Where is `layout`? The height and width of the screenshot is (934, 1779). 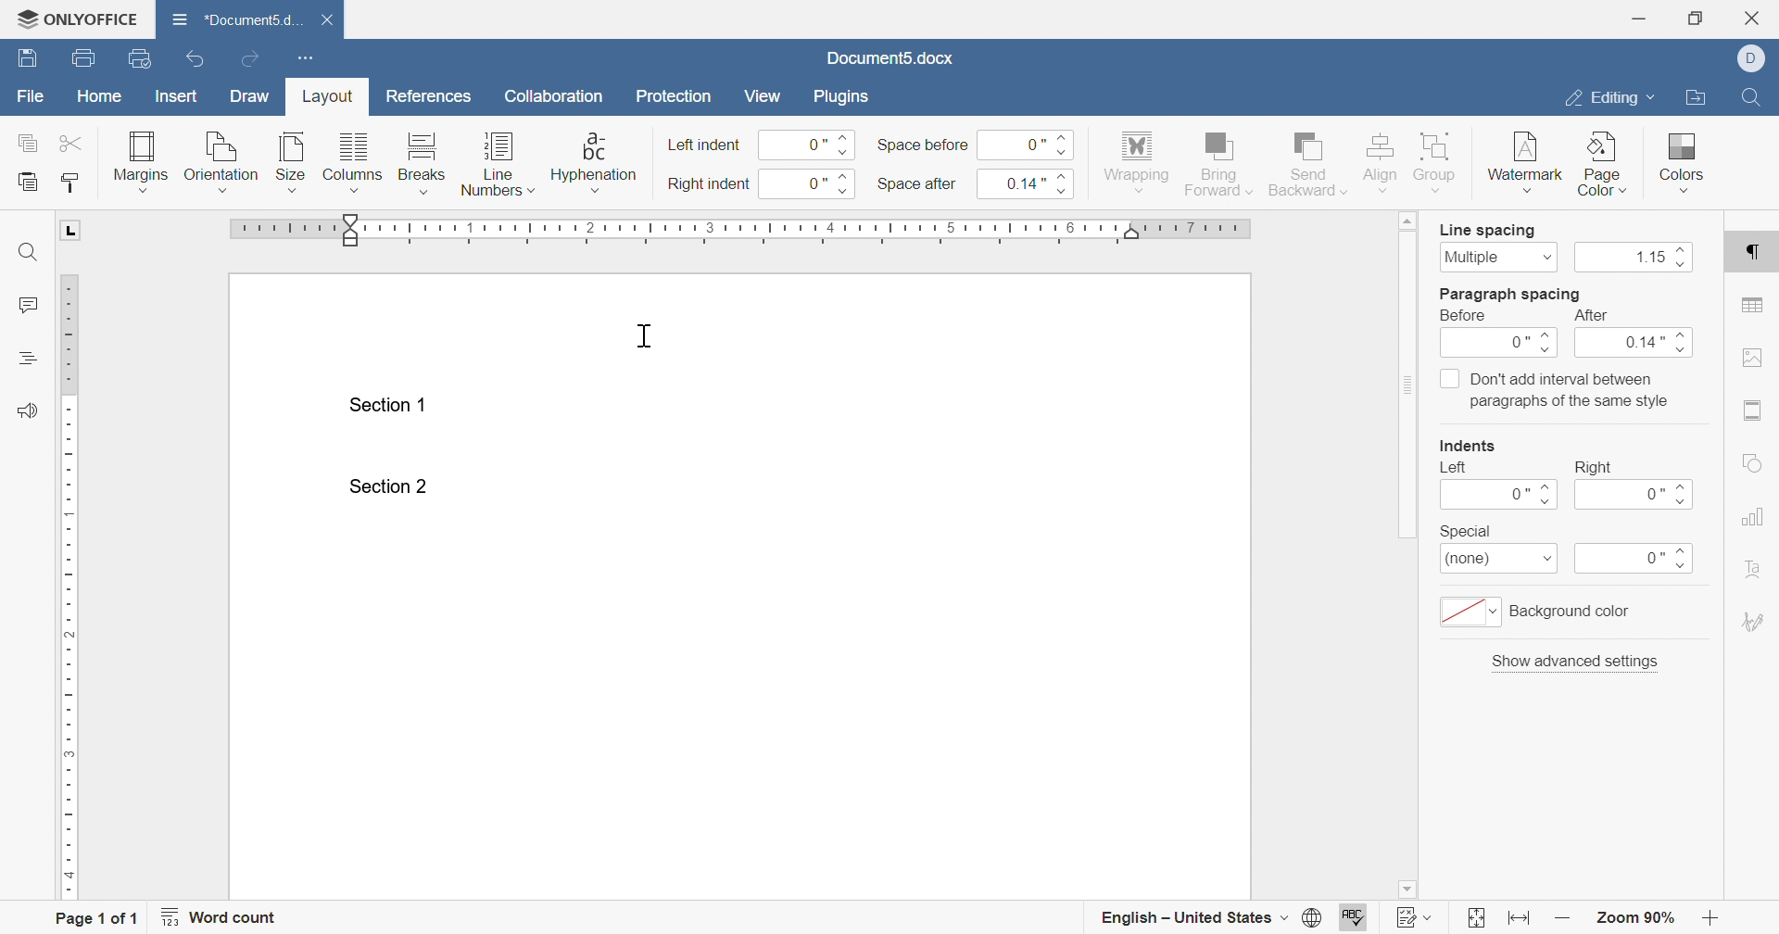
layout is located at coordinates (331, 99).